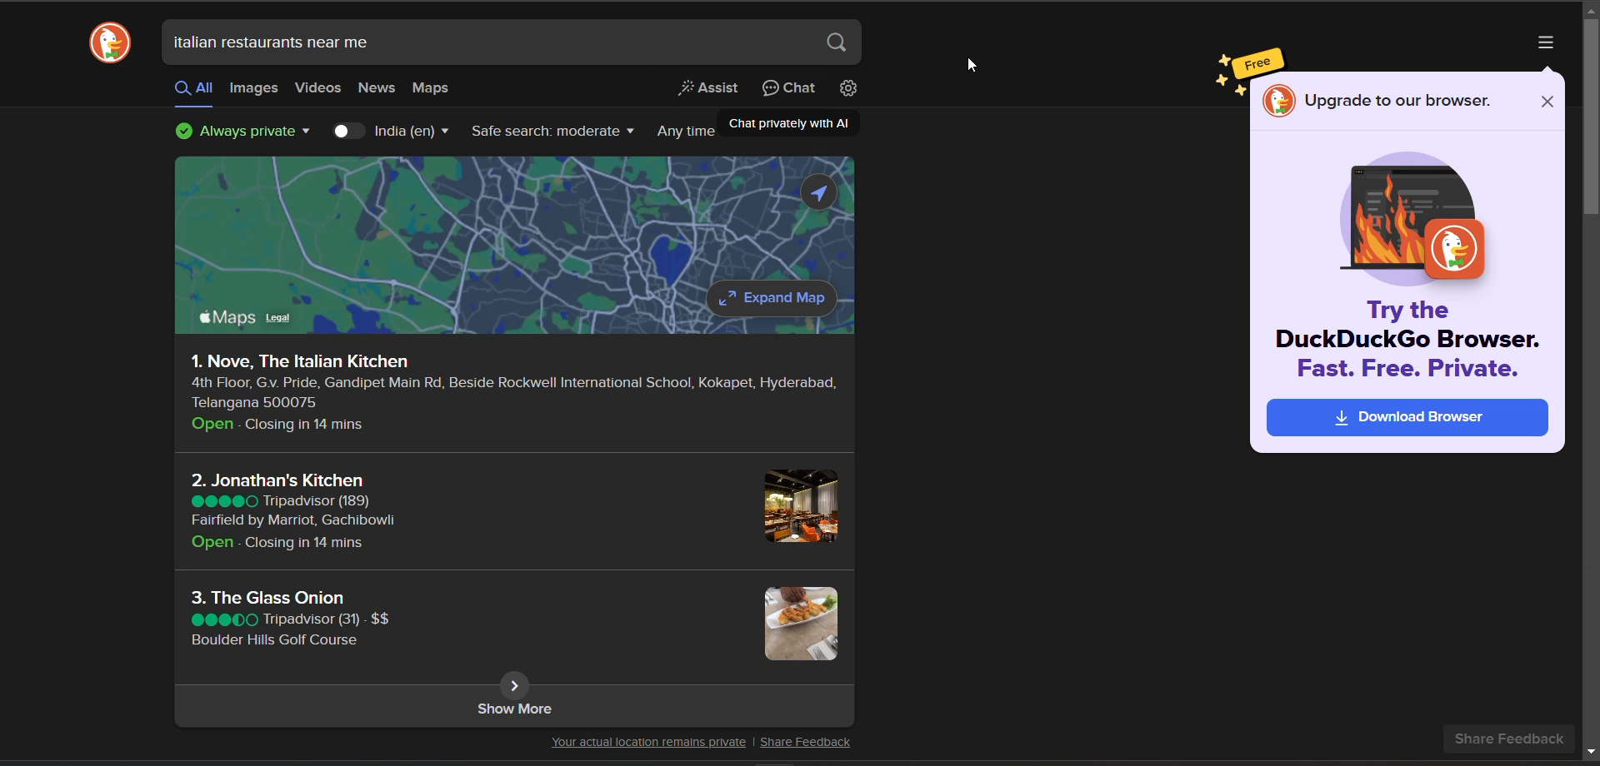 The image size is (1600, 766). I want to click on Free, so click(1257, 63).